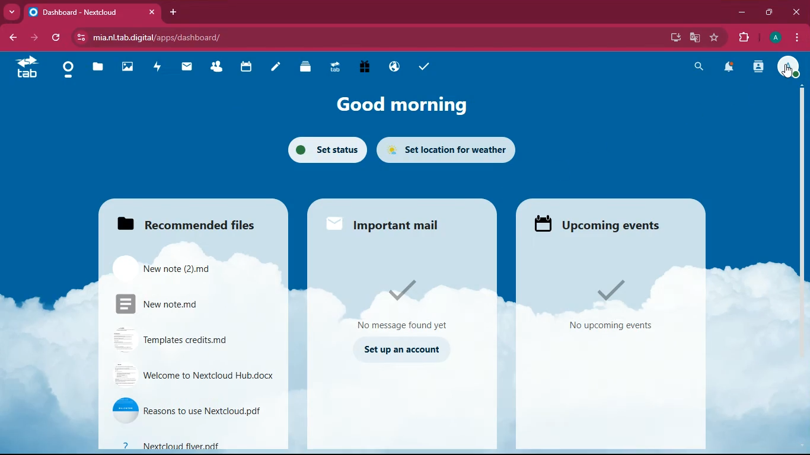 Image resolution: width=810 pixels, height=455 pixels. What do you see at coordinates (130, 66) in the screenshot?
I see `images` at bounding box center [130, 66].